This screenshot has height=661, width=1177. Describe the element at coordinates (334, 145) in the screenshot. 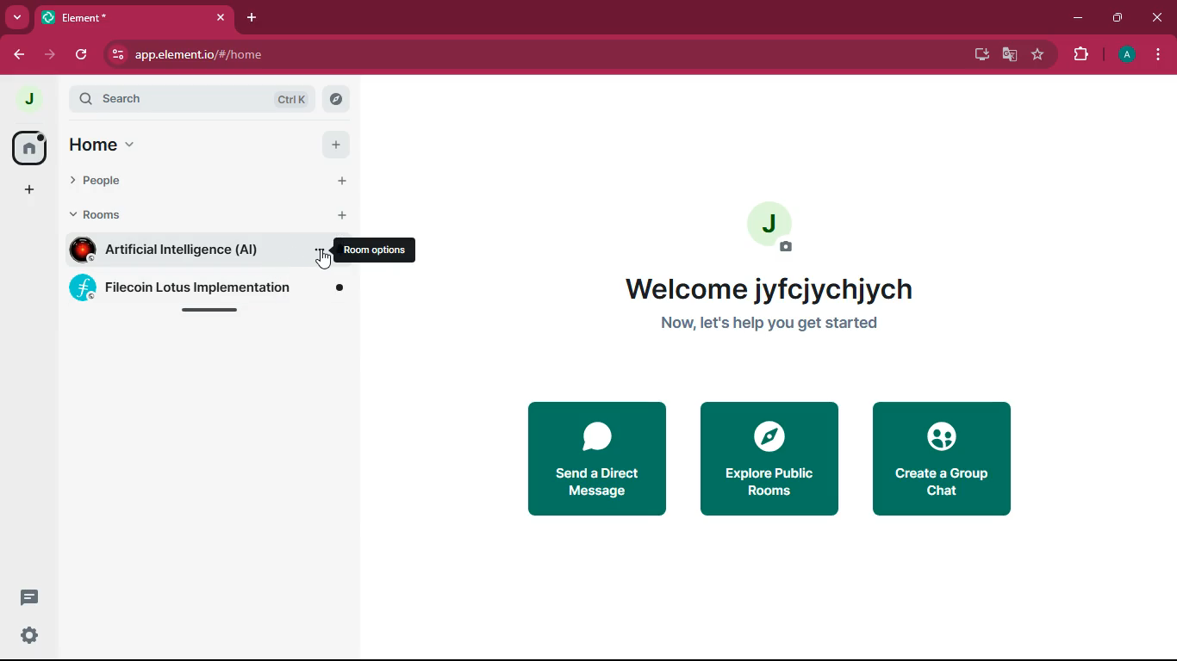

I see `add` at that location.